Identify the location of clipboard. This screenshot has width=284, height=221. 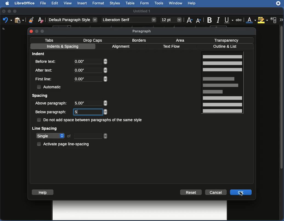
(19, 20).